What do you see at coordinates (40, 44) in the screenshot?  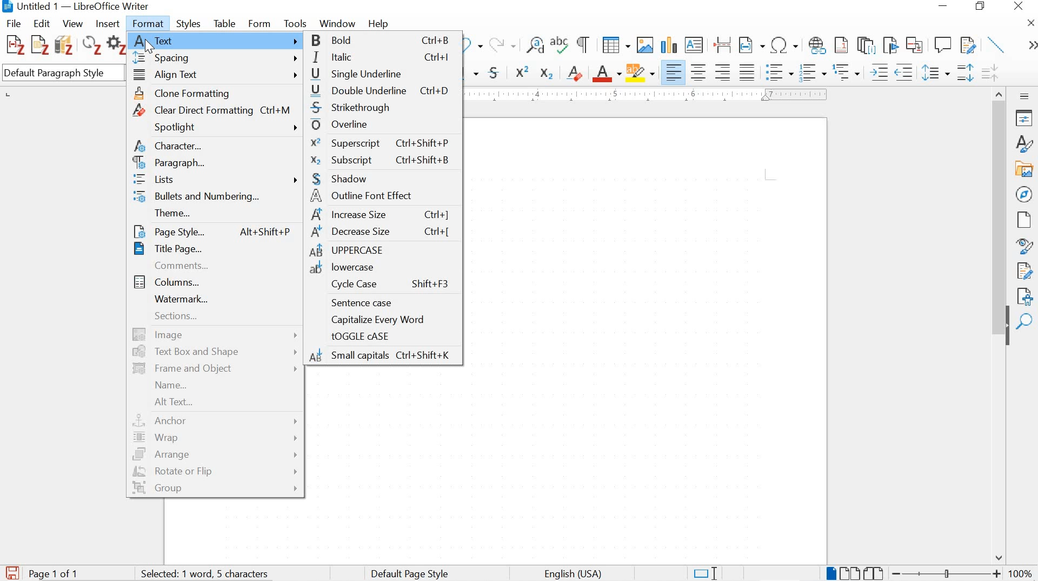 I see `add note` at bounding box center [40, 44].